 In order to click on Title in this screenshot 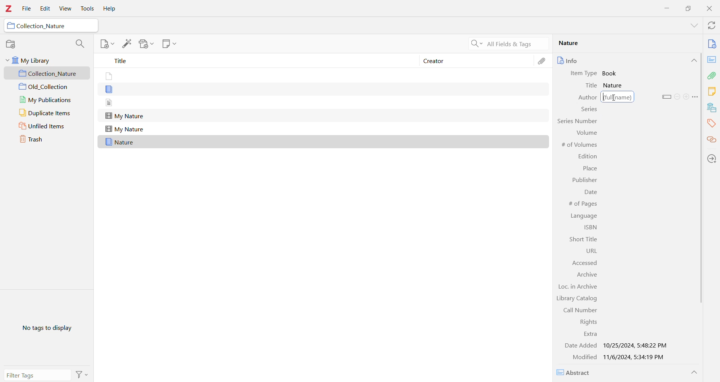, I will do `click(592, 86)`.